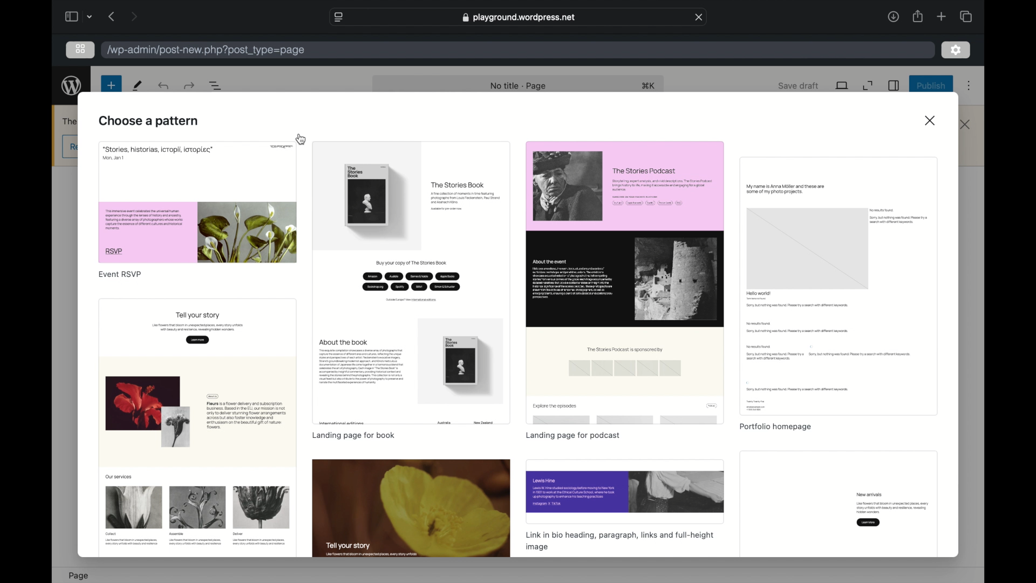 The width and height of the screenshot is (1036, 583). I want to click on close, so click(966, 125).